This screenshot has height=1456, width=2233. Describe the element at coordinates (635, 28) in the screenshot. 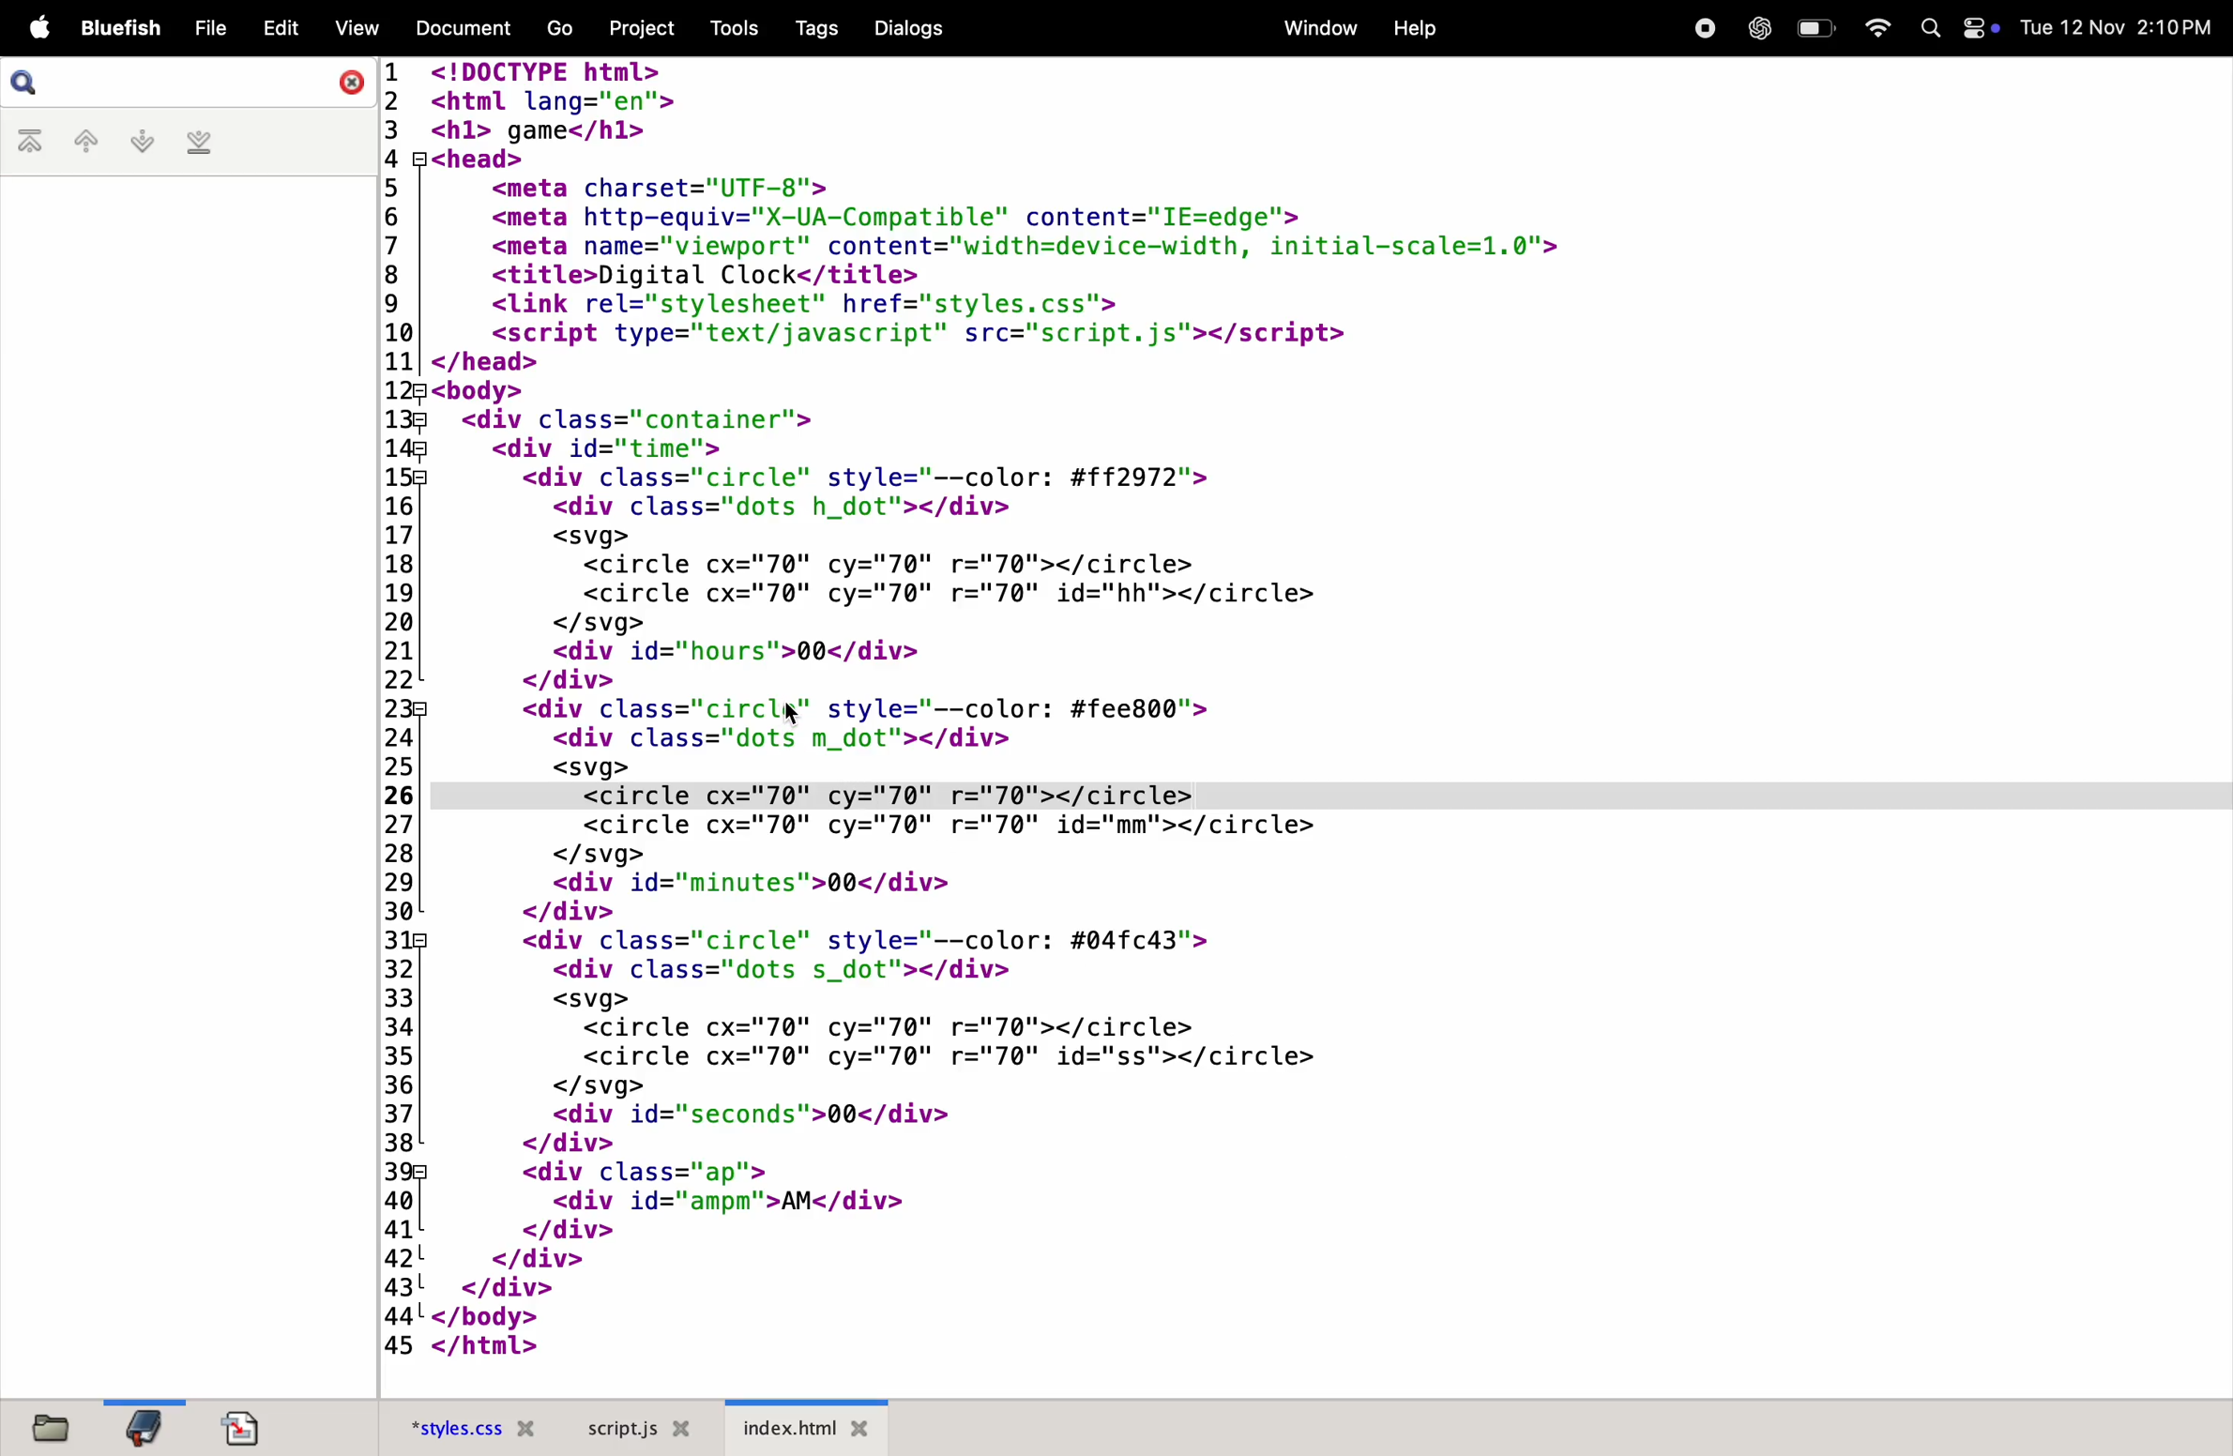

I see `projects` at that location.